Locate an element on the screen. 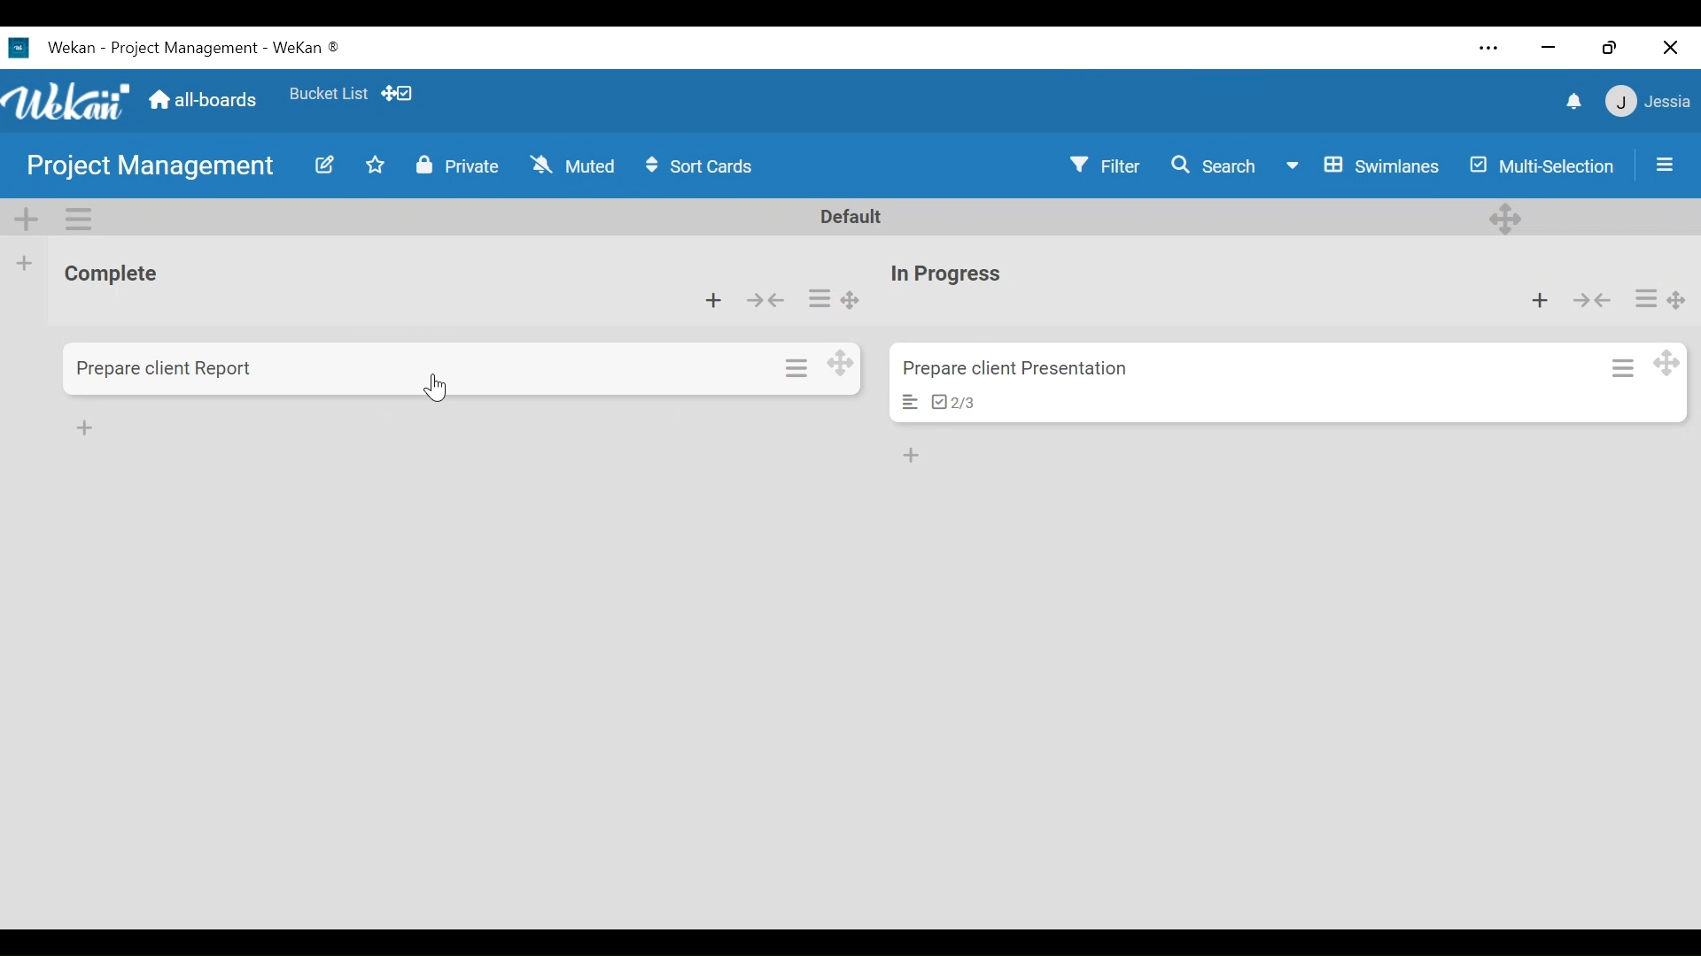 This screenshot has height=956, width=1701. Card Title is located at coordinates (167, 369).